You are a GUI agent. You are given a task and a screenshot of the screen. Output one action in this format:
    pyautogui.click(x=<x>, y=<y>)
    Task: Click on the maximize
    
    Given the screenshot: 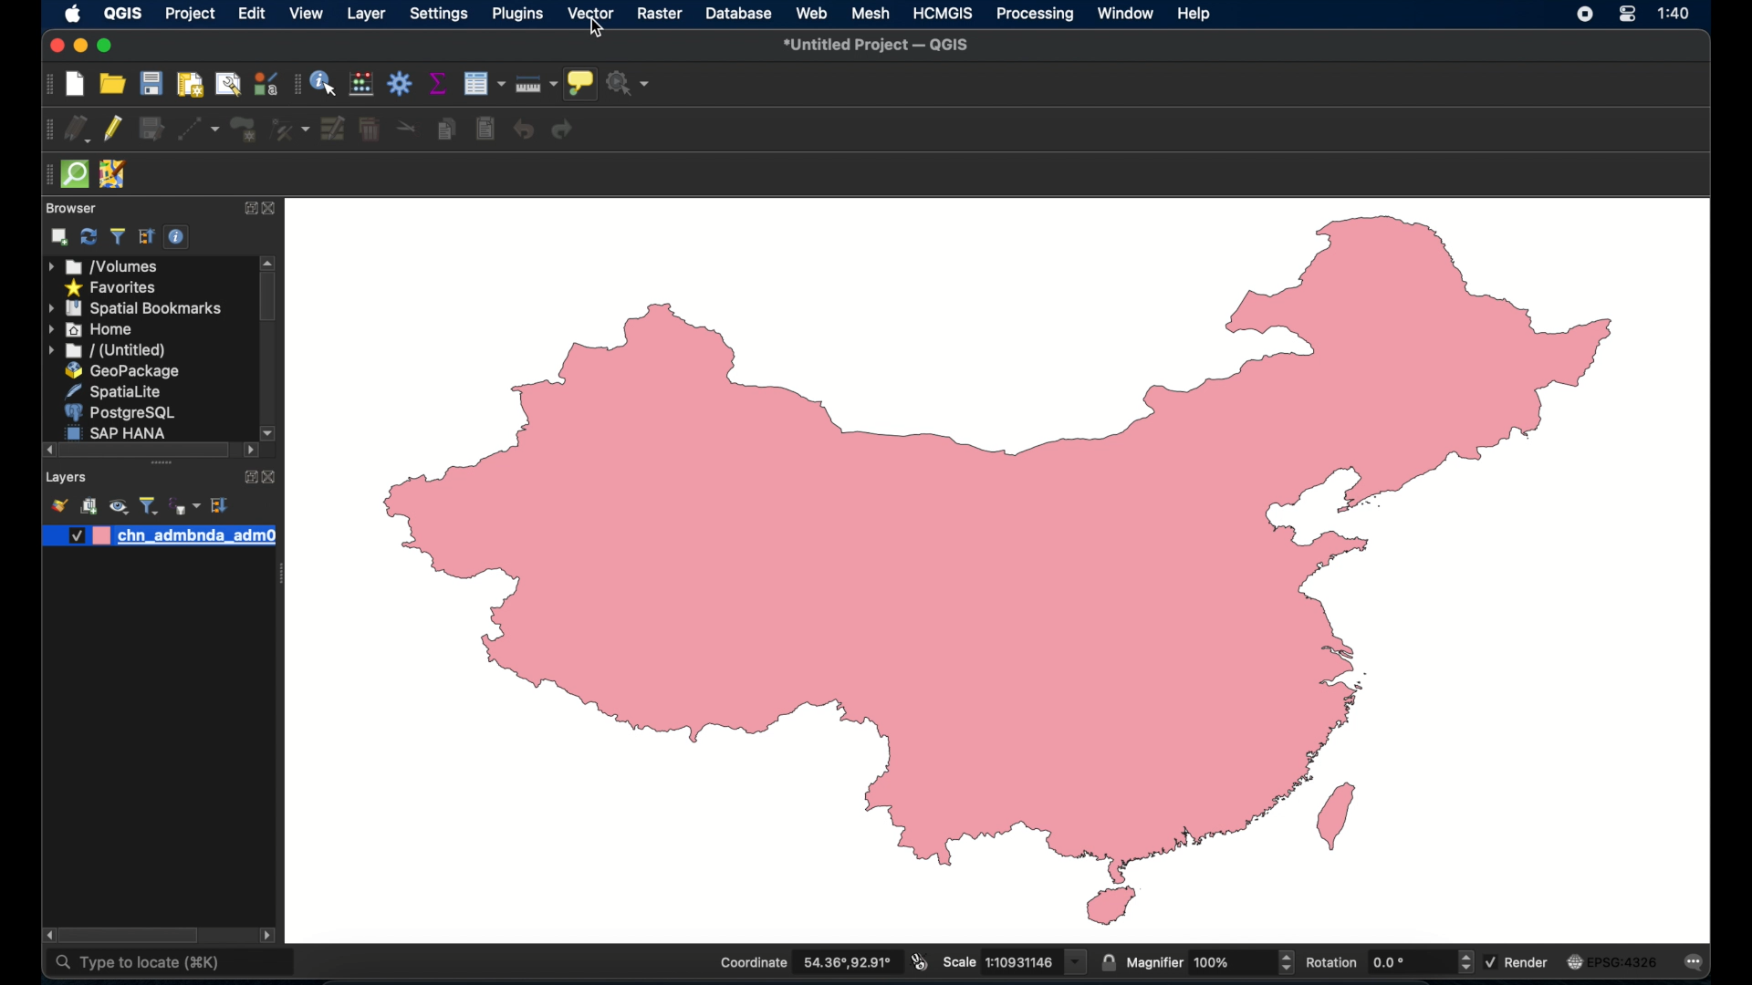 What is the action you would take?
    pyautogui.click(x=107, y=46)
    